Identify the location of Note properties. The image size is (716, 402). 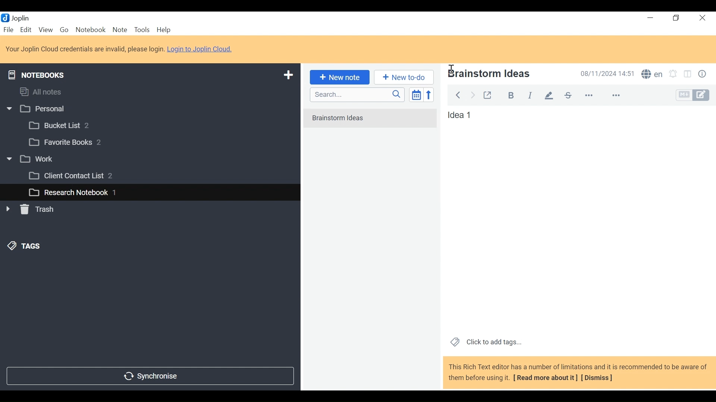
(704, 75).